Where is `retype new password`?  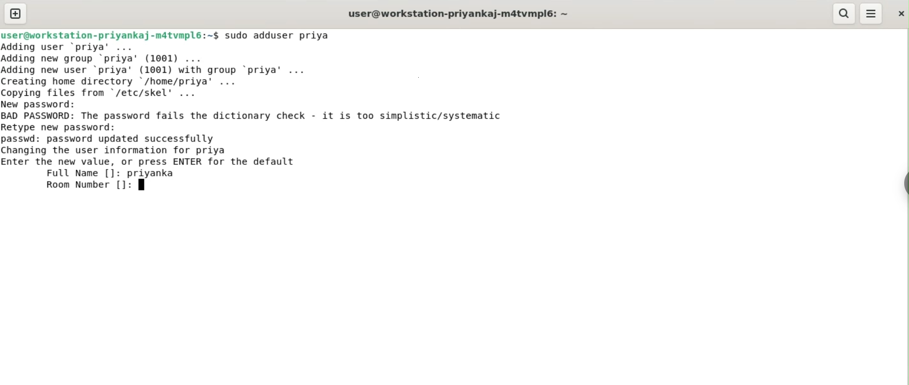 retype new password is located at coordinates (66, 127).